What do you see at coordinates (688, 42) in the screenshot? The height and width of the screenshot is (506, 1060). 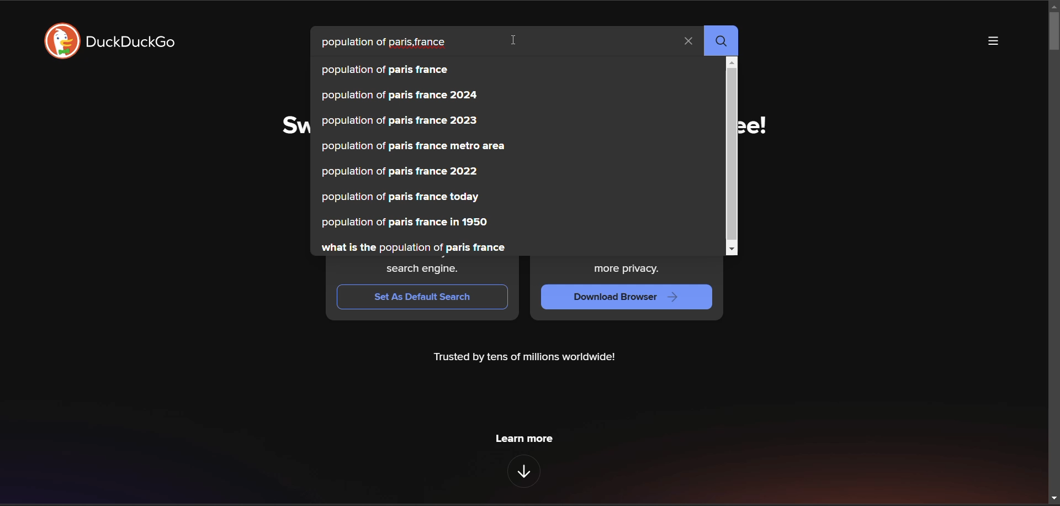 I see `clear search term` at bounding box center [688, 42].